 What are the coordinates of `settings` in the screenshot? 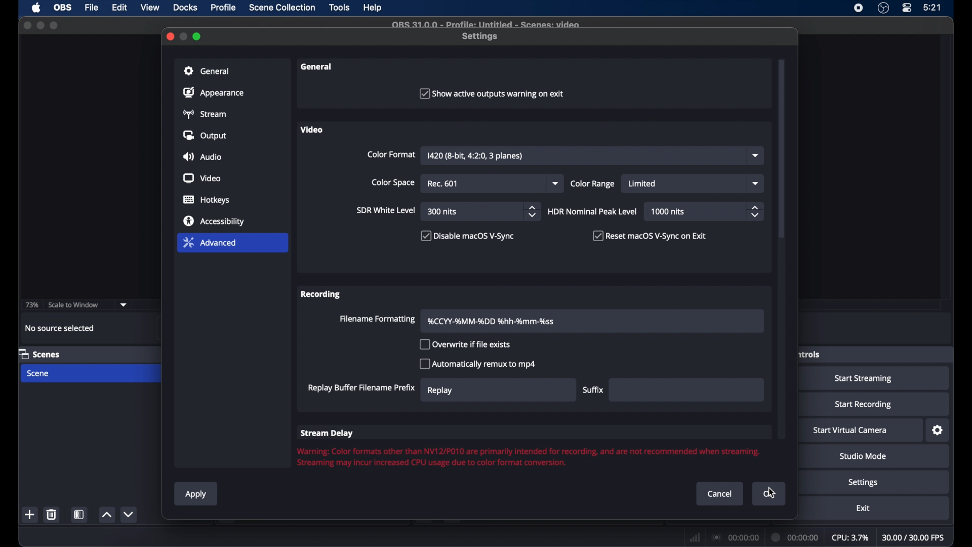 It's located at (938, 431).